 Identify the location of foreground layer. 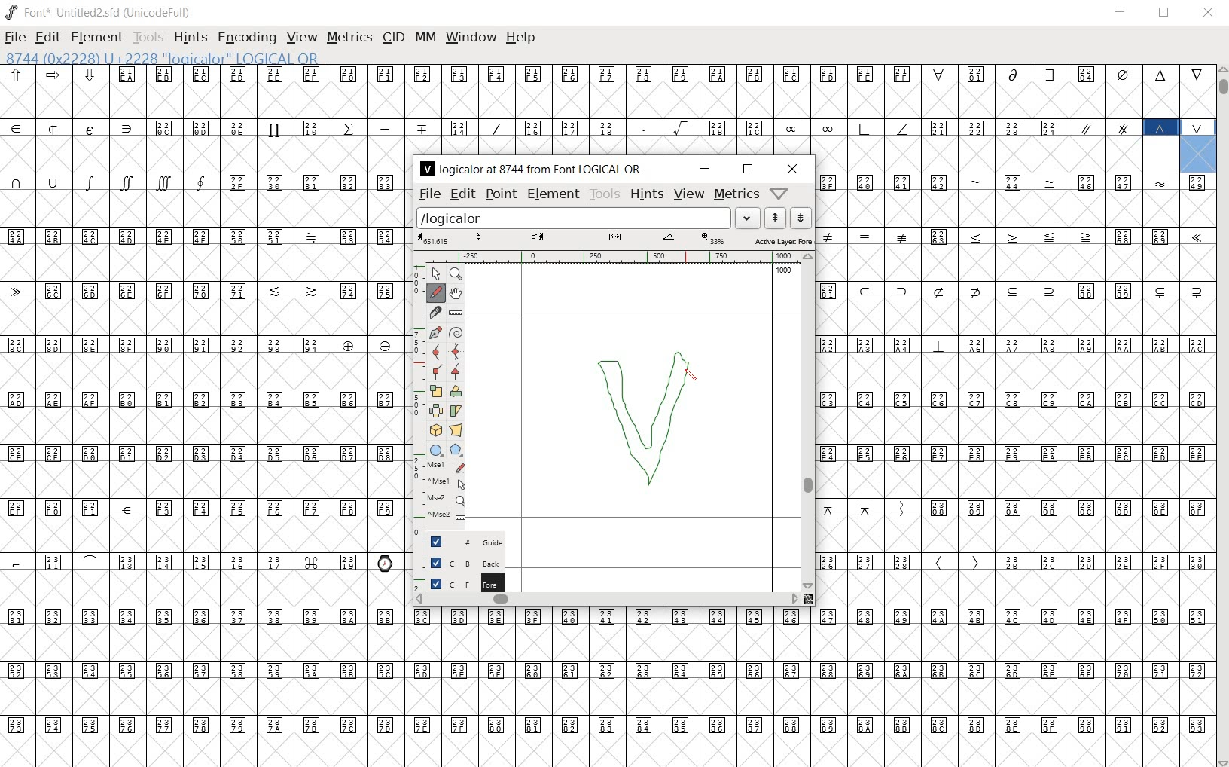
(459, 582).